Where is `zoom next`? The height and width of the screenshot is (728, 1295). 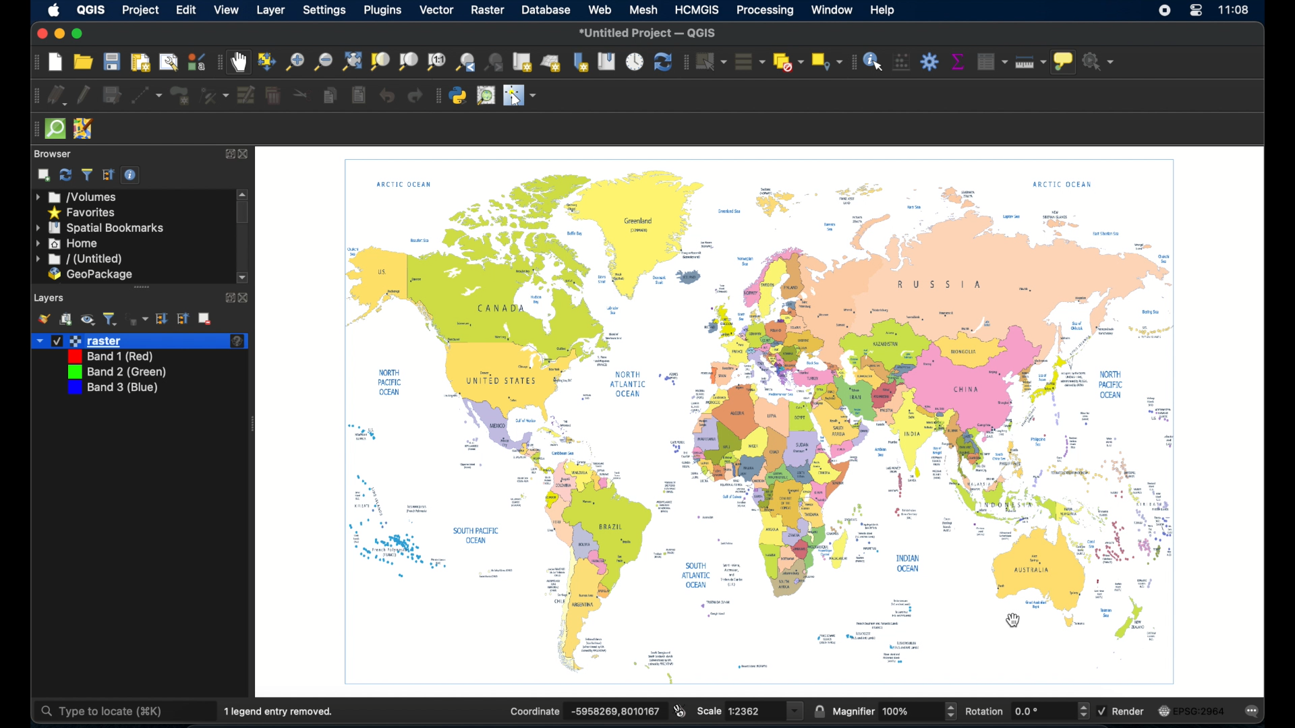
zoom next is located at coordinates (495, 61).